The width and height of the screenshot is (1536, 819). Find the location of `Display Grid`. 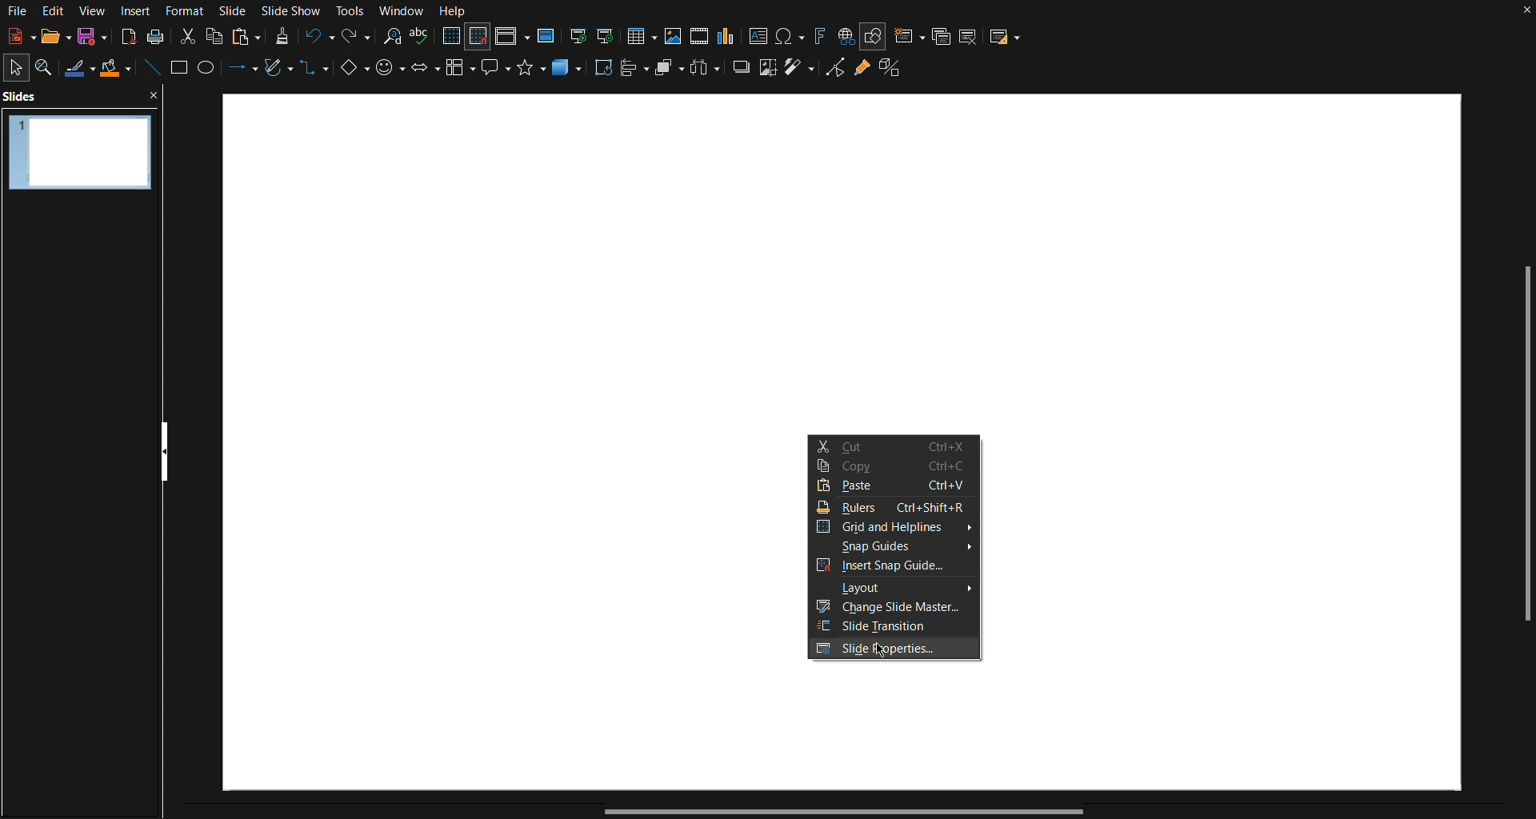

Display Grid is located at coordinates (450, 37).